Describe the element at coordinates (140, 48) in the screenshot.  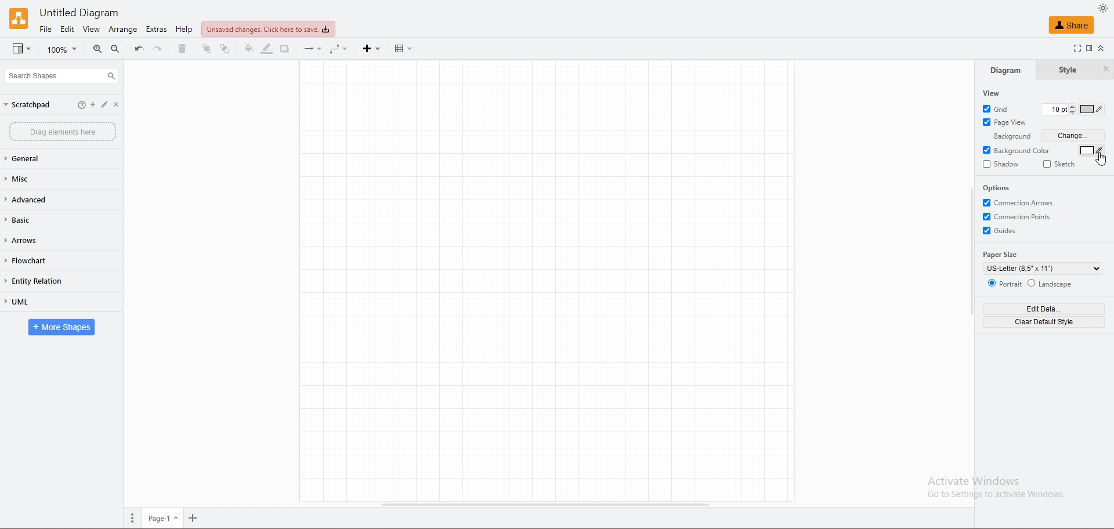
I see `undo` at that location.